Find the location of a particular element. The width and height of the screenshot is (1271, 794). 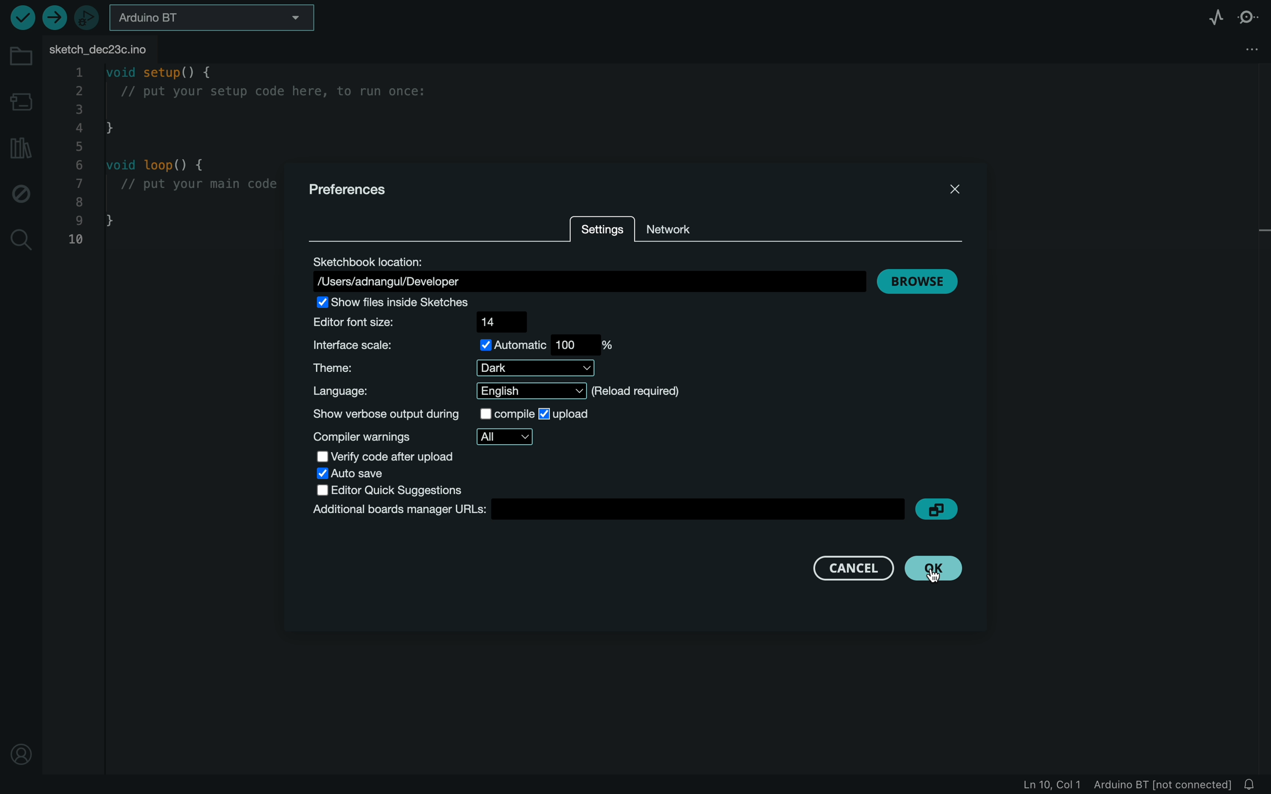

search is located at coordinates (22, 239).